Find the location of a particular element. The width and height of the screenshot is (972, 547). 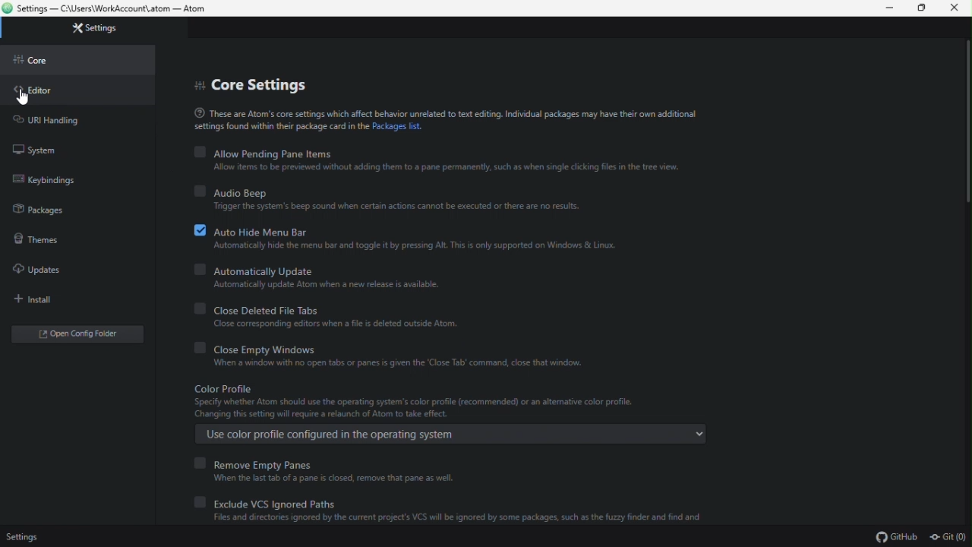

keybondings is located at coordinates (75, 182).